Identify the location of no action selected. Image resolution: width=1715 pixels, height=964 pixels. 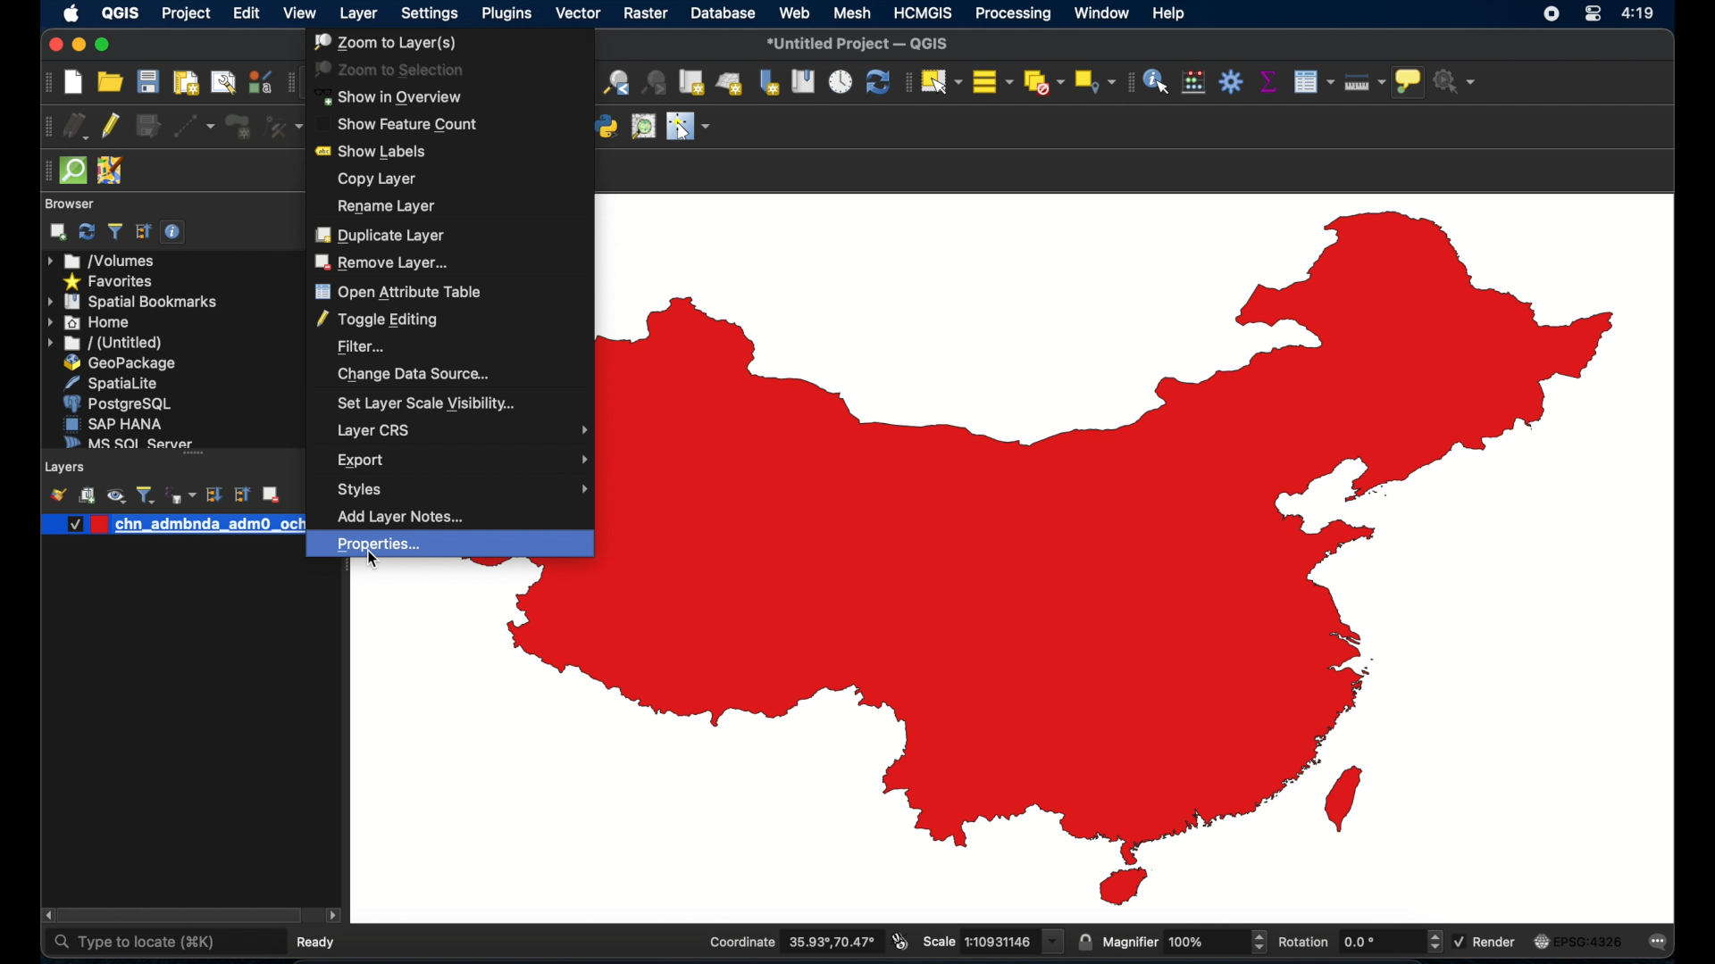
(1458, 80).